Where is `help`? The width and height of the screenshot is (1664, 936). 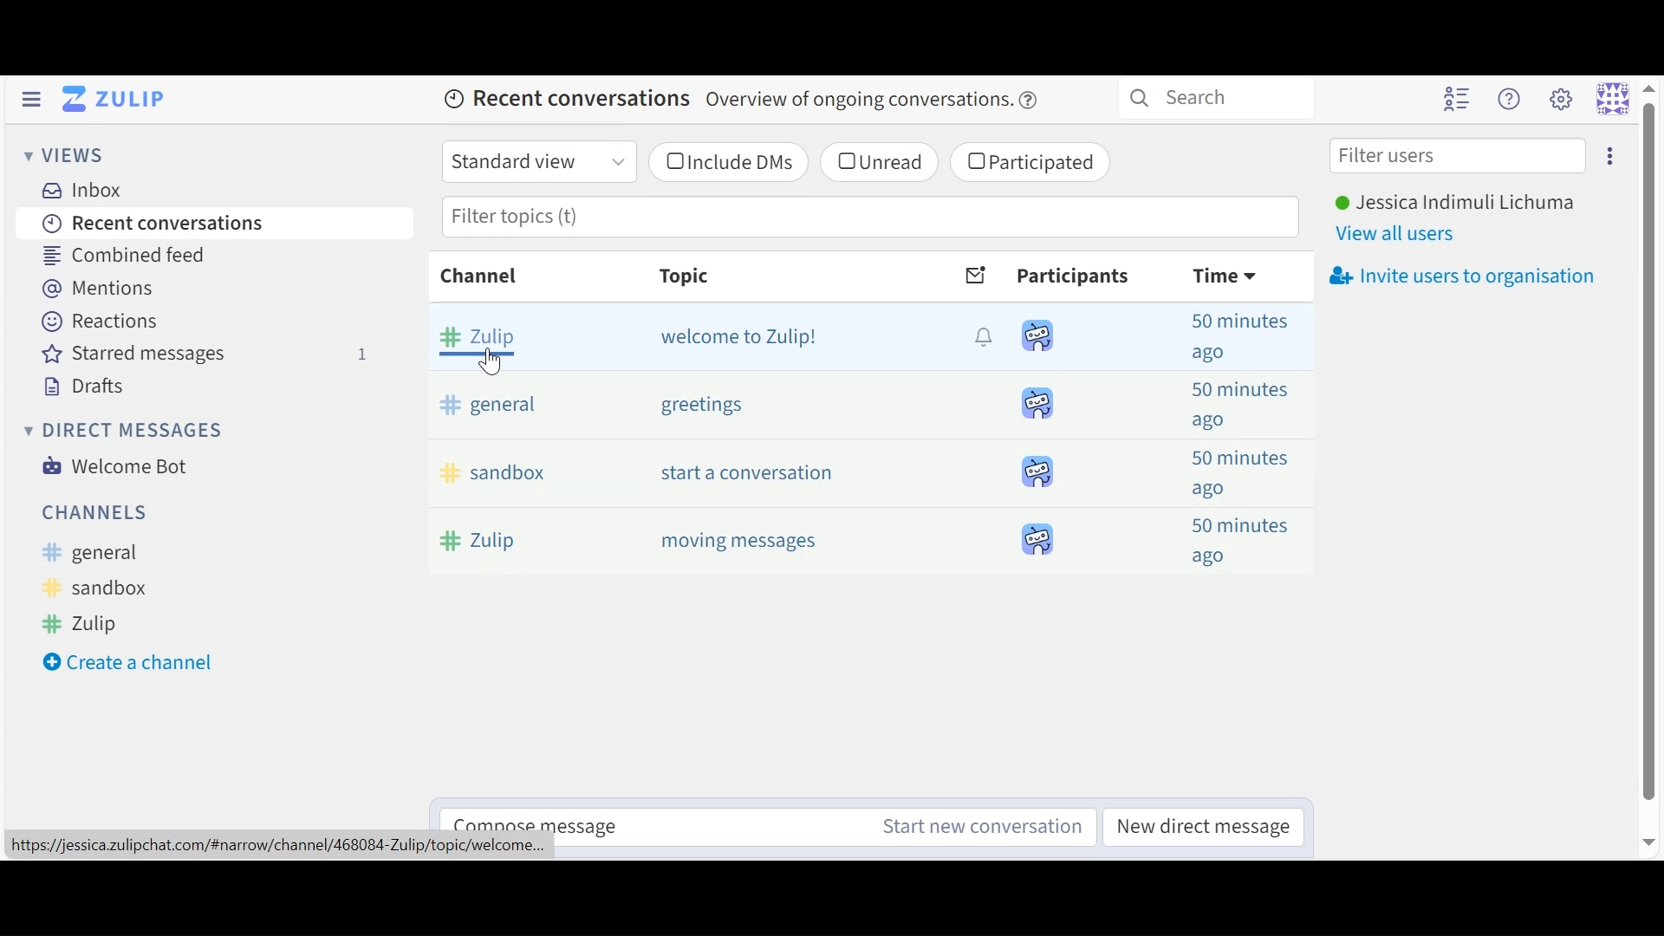
help is located at coordinates (1035, 101).